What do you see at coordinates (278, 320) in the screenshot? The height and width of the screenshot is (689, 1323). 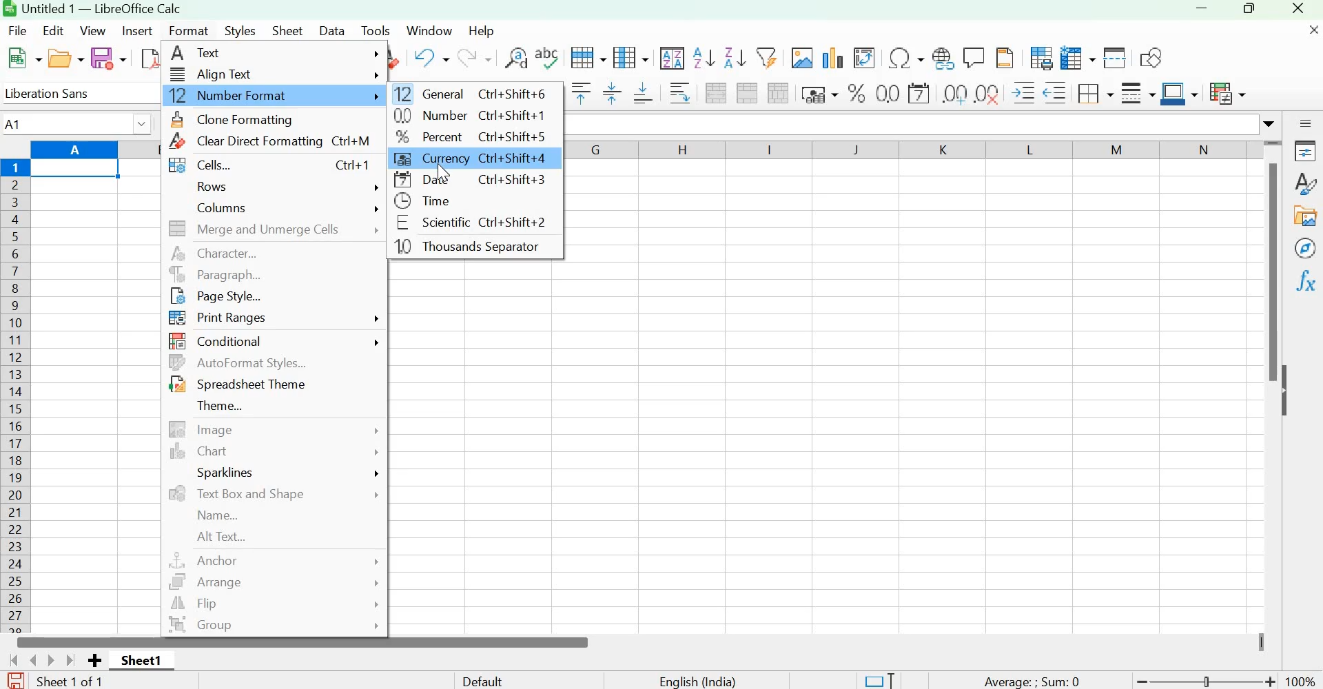 I see `Print Ranges` at bounding box center [278, 320].